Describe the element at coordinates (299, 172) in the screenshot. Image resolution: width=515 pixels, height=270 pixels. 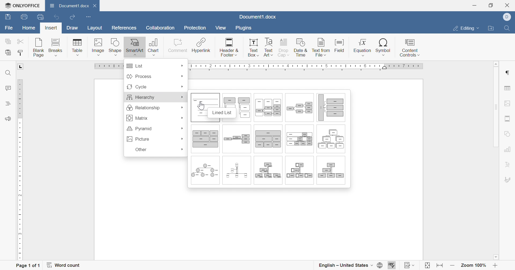
I see `Picture organization chart` at that location.